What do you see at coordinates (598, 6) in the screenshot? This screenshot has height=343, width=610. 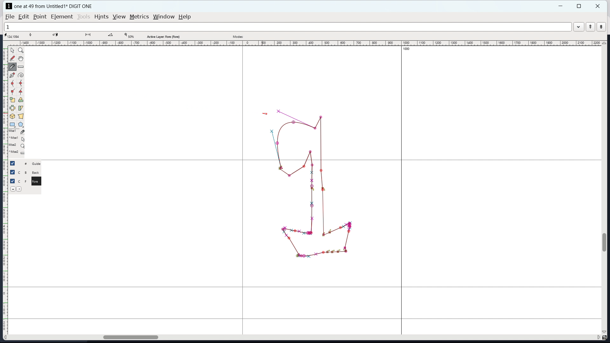 I see `close` at bounding box center [598, 6].